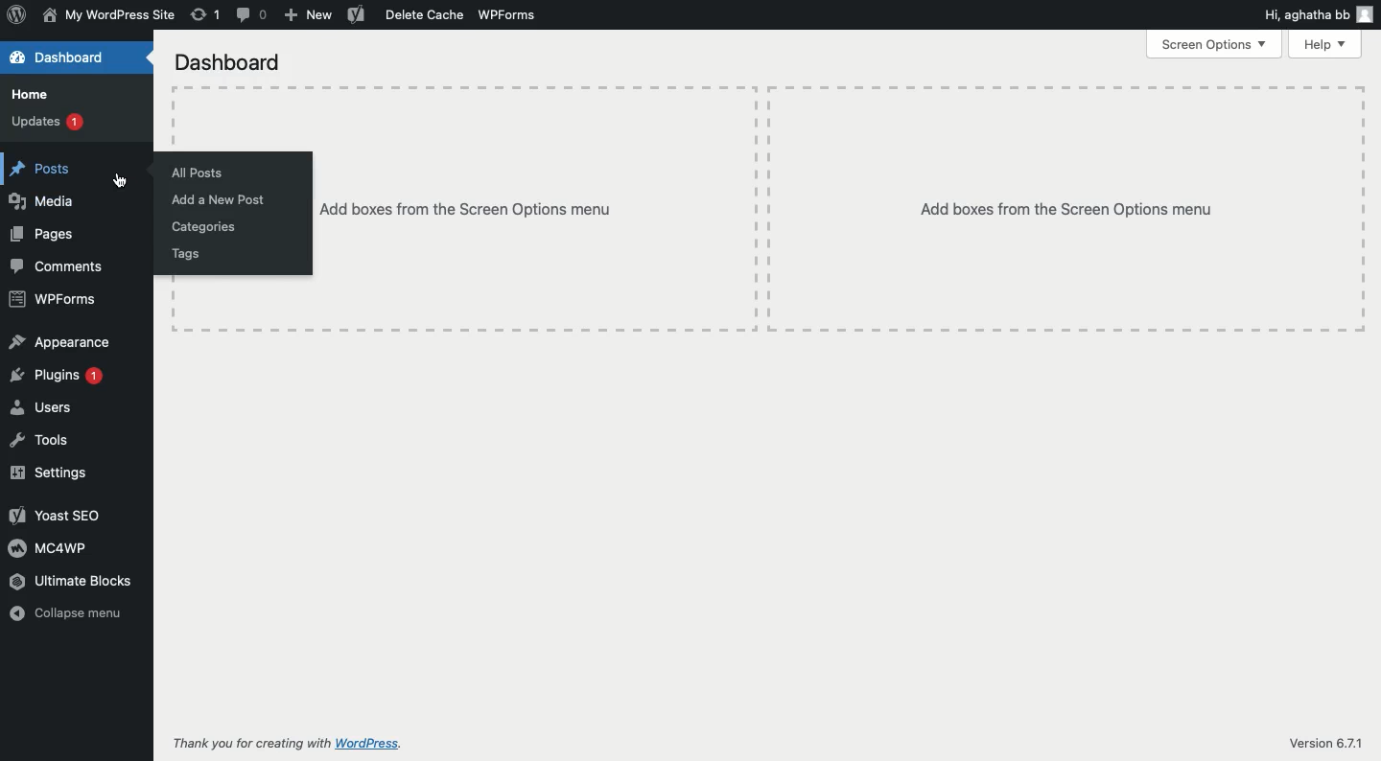 The image size is (1381, 761). What do you see at coordinates (1217, 46) in the screenshot?
I see `Screen Options` at bounding box center [1217, 46].